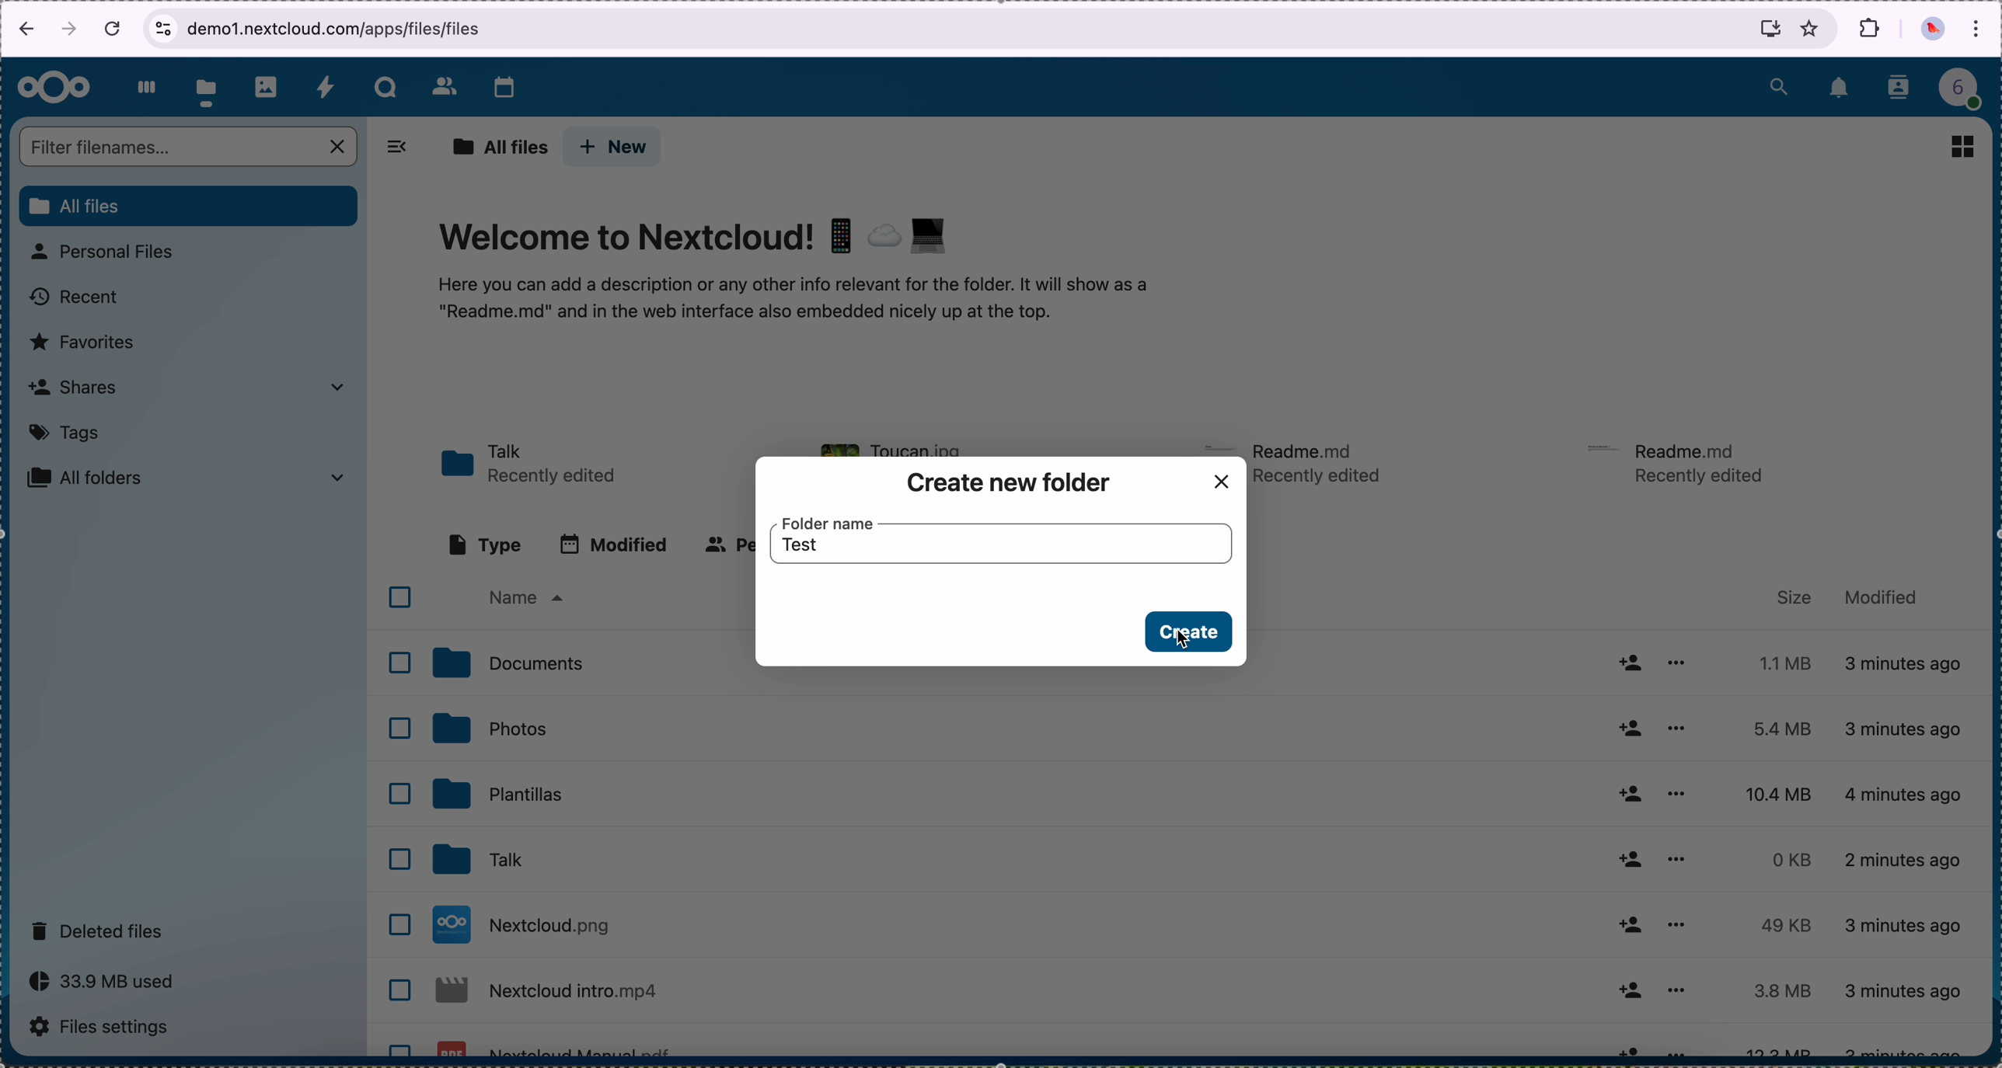 This screenshot has height=1068, width=2002. I want to click on 3 minutes ago, so click(1906, 666).